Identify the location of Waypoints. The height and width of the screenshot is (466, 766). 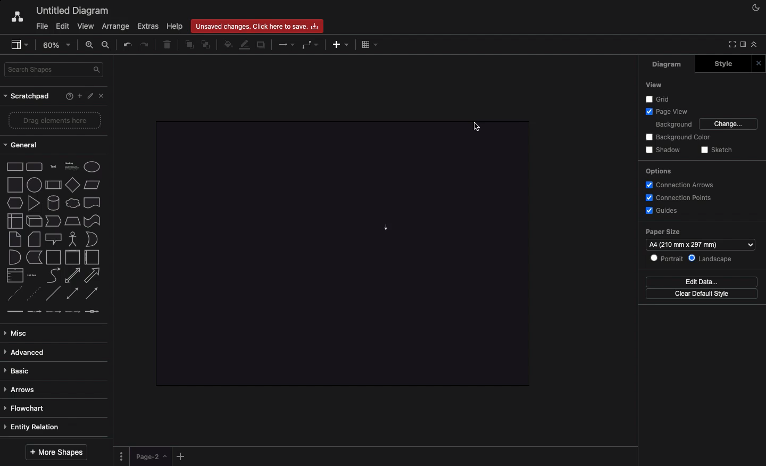
(311, 45).